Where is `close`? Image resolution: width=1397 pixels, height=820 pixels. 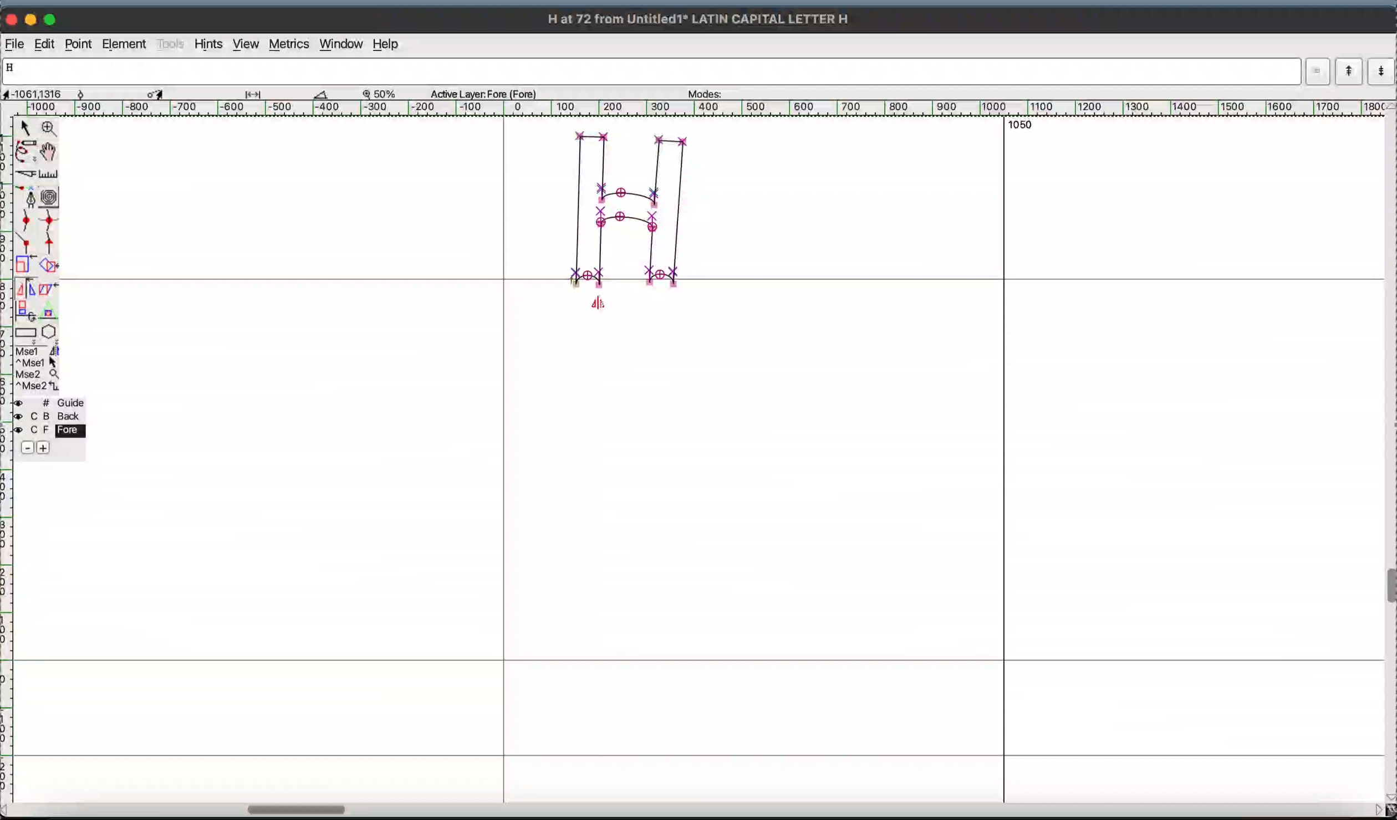
close is located at coordinates (12, 18).